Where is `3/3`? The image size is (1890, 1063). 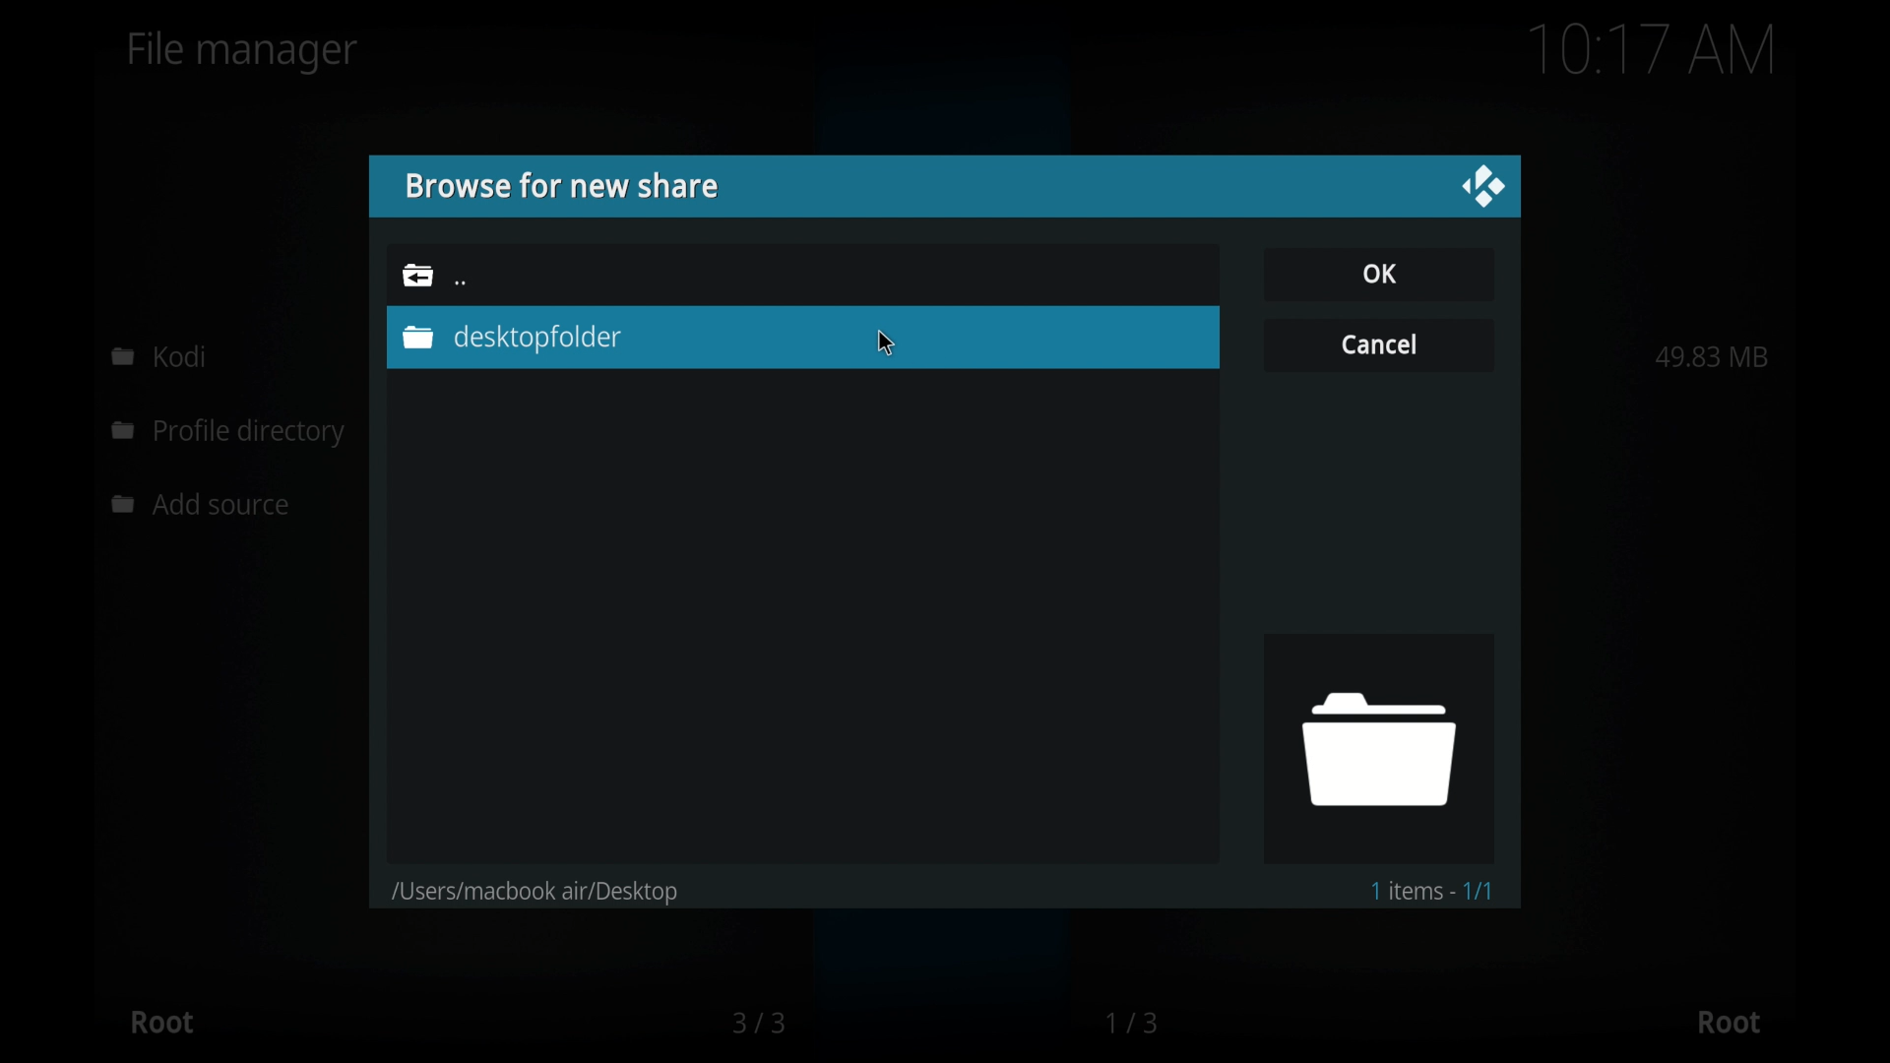 3/3 is located at coordinates (757, 1023).